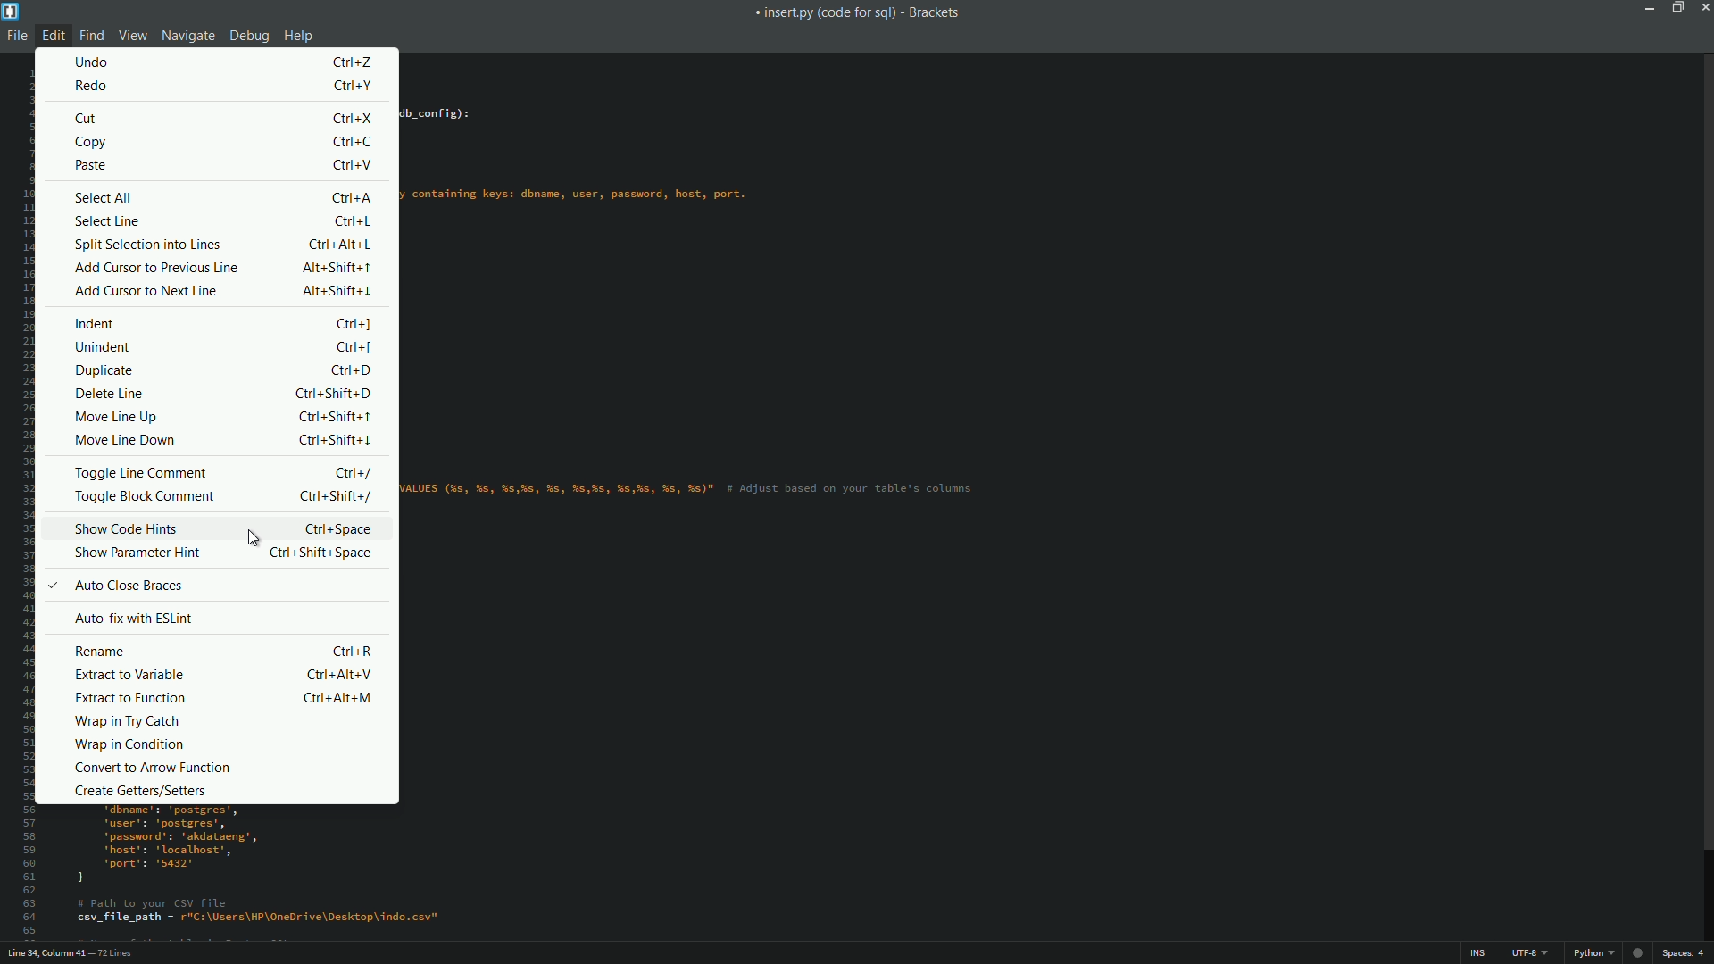 This screenshot has height=964, width=1714. I want to click on keyboard shortcut, so click(360, 345).